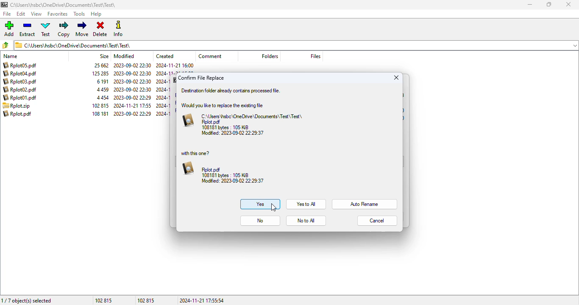 This screenshot has height=305, width=579. What do you see at coordinates (4, 5) in the screenshot?
I see `logo` at bounding box center [4, 5].